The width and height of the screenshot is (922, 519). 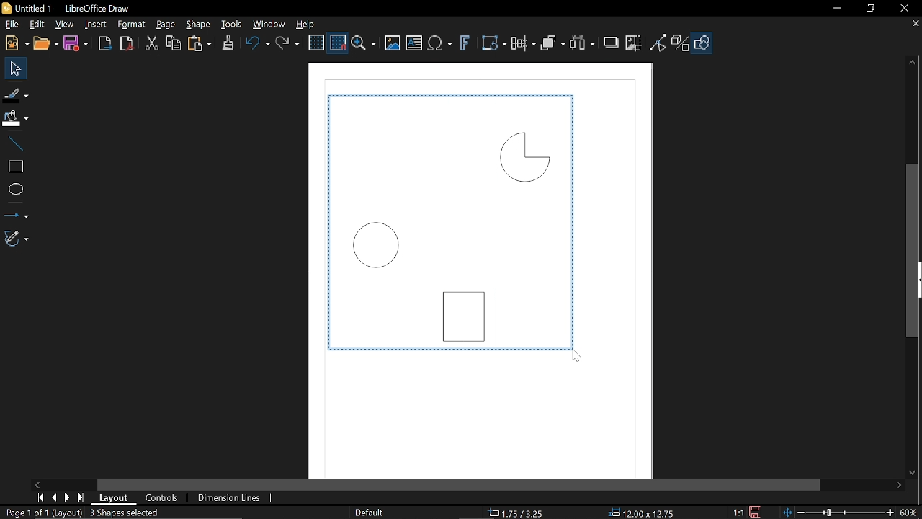 I want to click on Insert image, so click(x=393, y=43).